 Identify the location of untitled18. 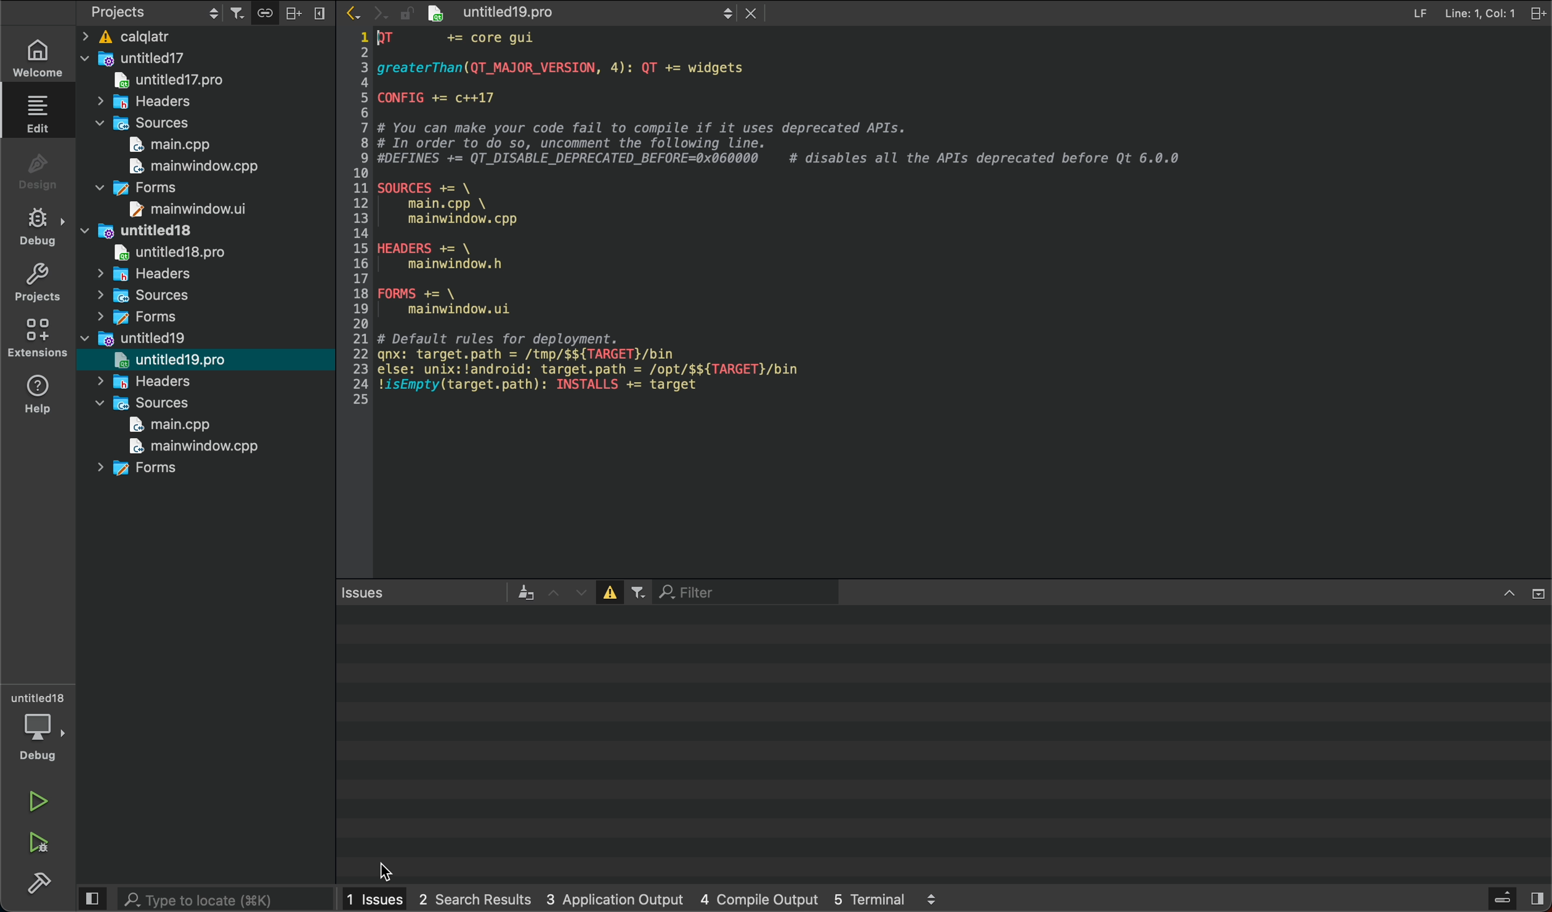
(152, 233).